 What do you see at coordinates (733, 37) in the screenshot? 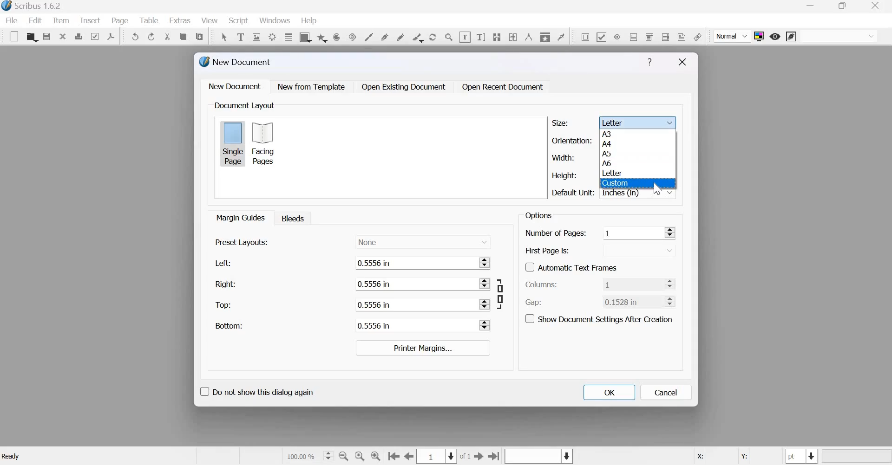
I see `Normal` at bounding box center [733, 37].